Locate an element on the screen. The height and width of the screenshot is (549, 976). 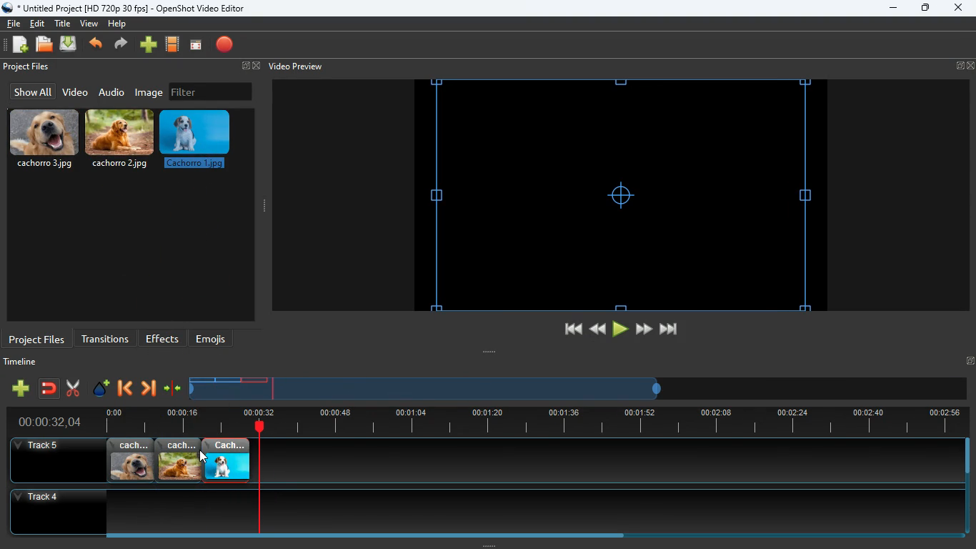
track is located at coordinates (589, 460).